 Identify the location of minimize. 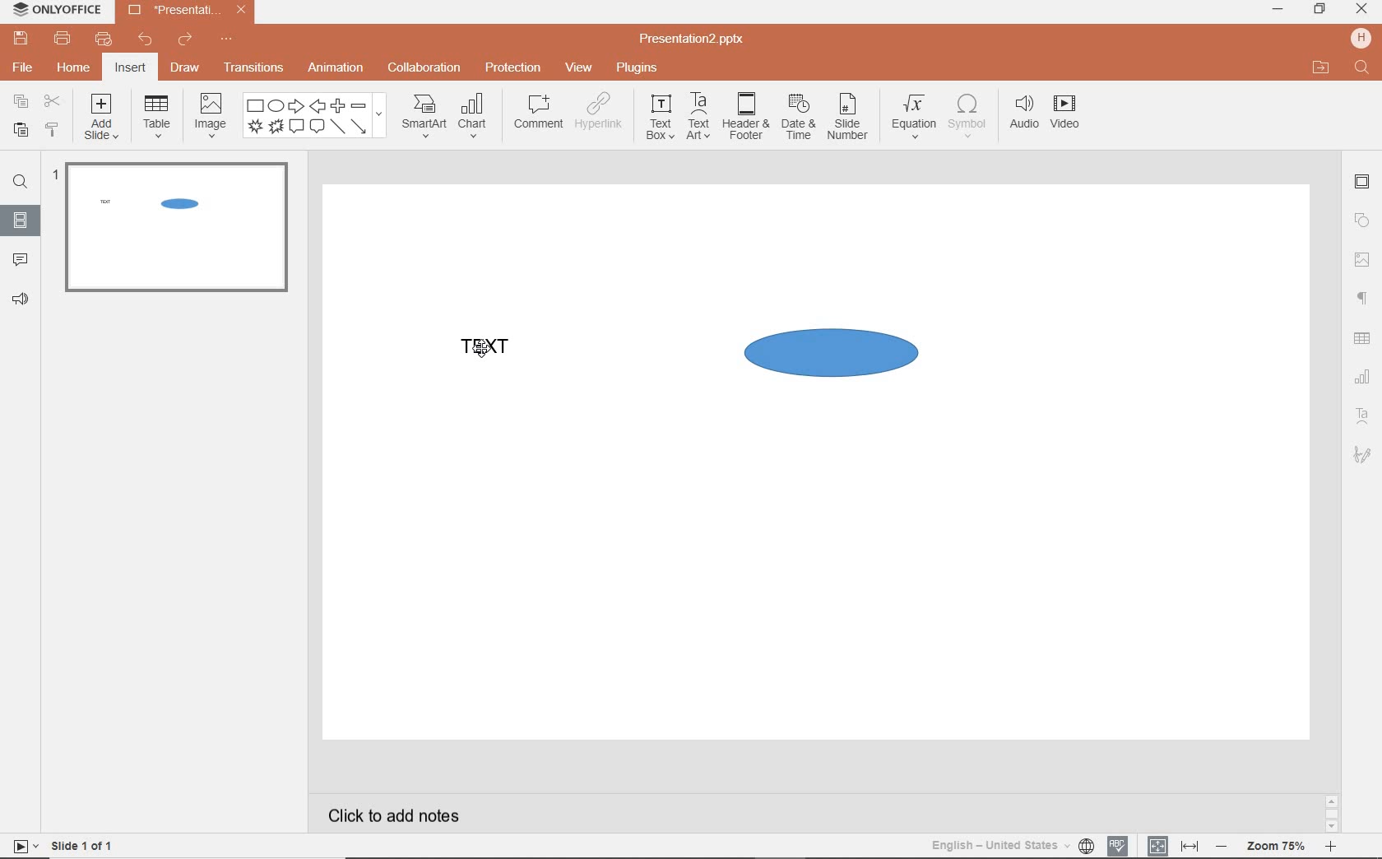
(1277, 10).